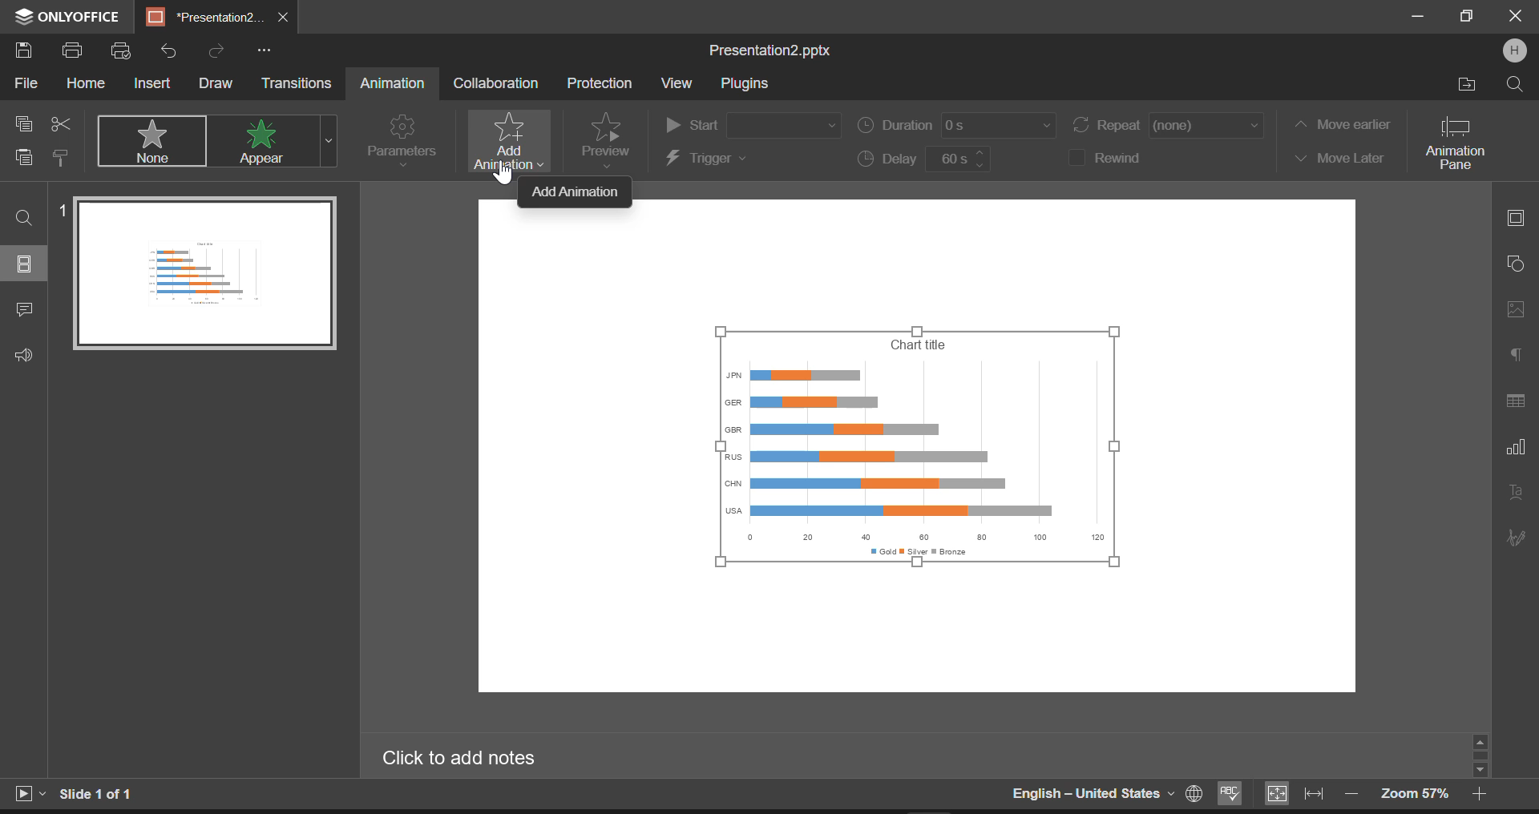 This screenshot has height=814, width=1539. I want to click on Draw, so click(216, 83).